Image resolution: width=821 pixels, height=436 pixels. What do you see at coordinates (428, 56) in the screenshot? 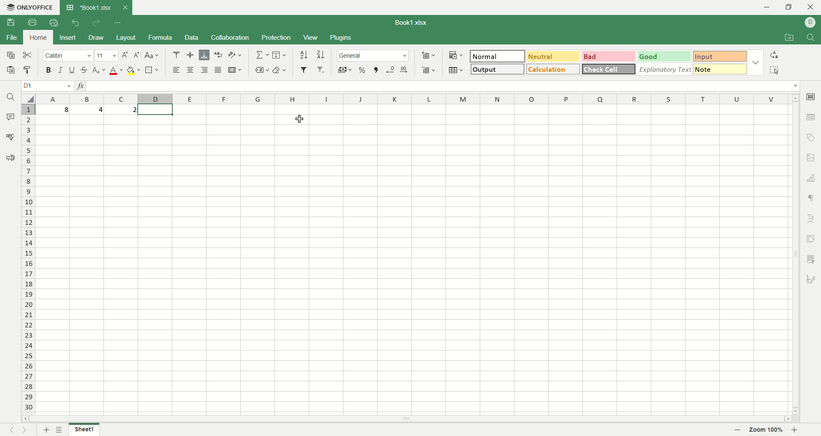
I see `insert cell` at bounding box center [428, 56].